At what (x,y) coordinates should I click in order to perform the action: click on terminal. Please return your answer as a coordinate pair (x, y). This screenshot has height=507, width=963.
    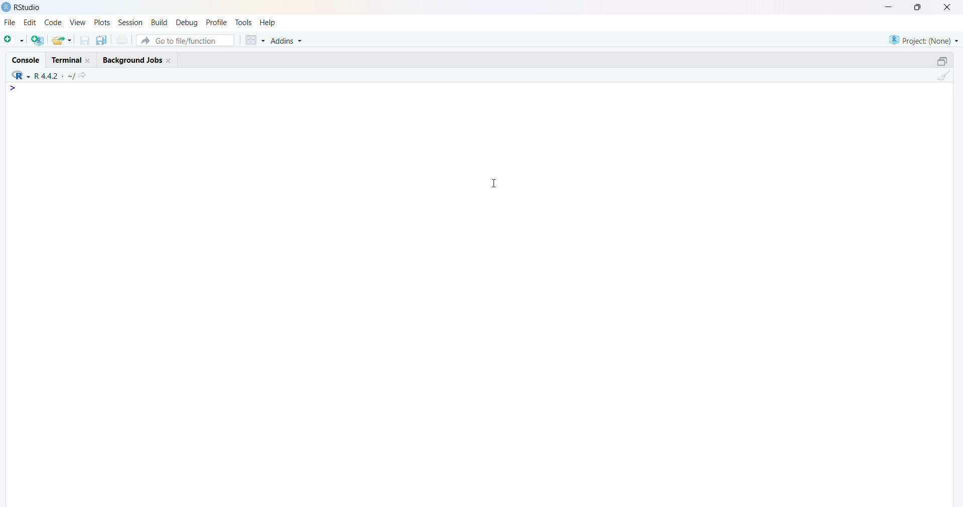
    Looking at the image, I should click on (66, 60).